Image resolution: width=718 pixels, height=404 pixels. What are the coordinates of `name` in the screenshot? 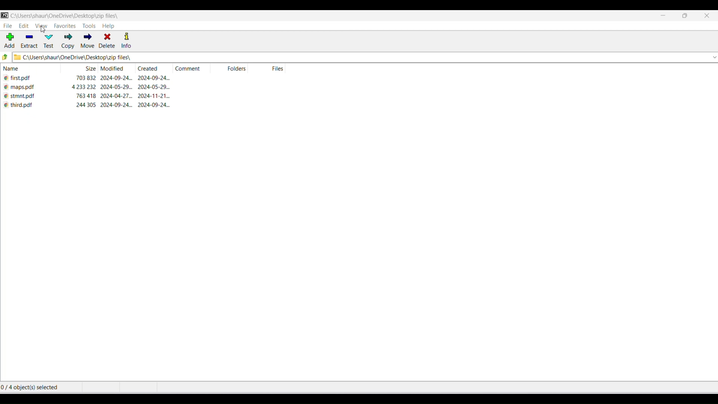 It's located at (34, 70).